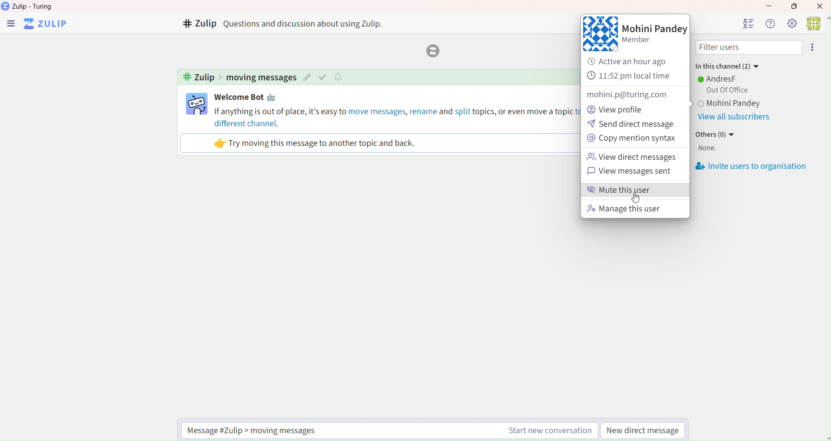  What do you see at coordinates (248, 98) in the screenshot?
I see `Welcome Bot ` at bounding box center [248, 98].